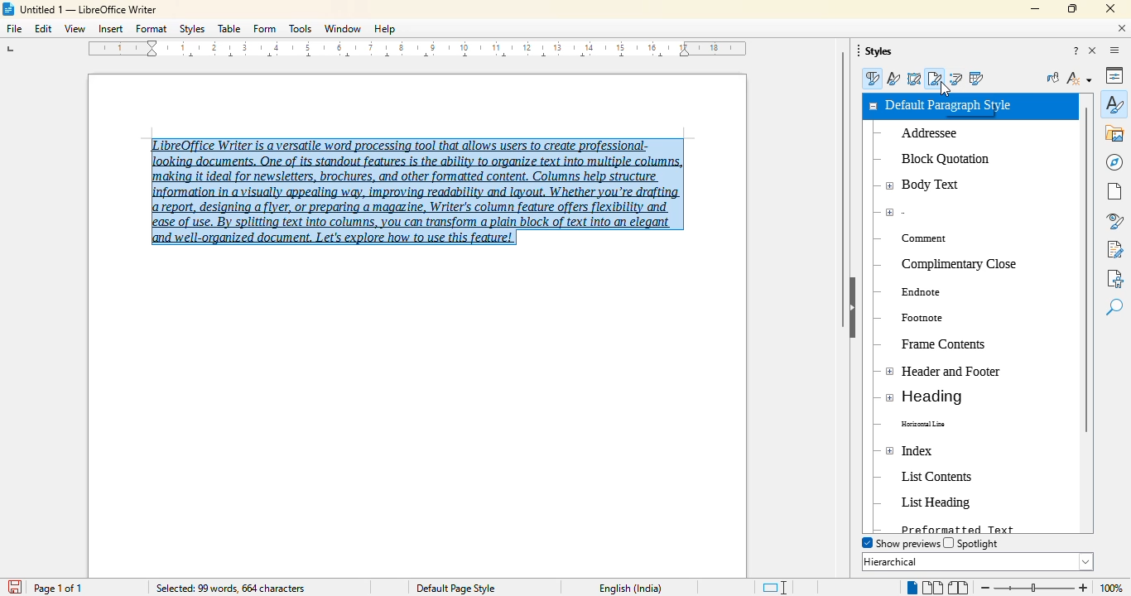 This screenshot has height=596, width=1131. What do you see at coordinates (1114, 162) in the screenshot?
I see `navigator` at bounding box center [1114, 162].